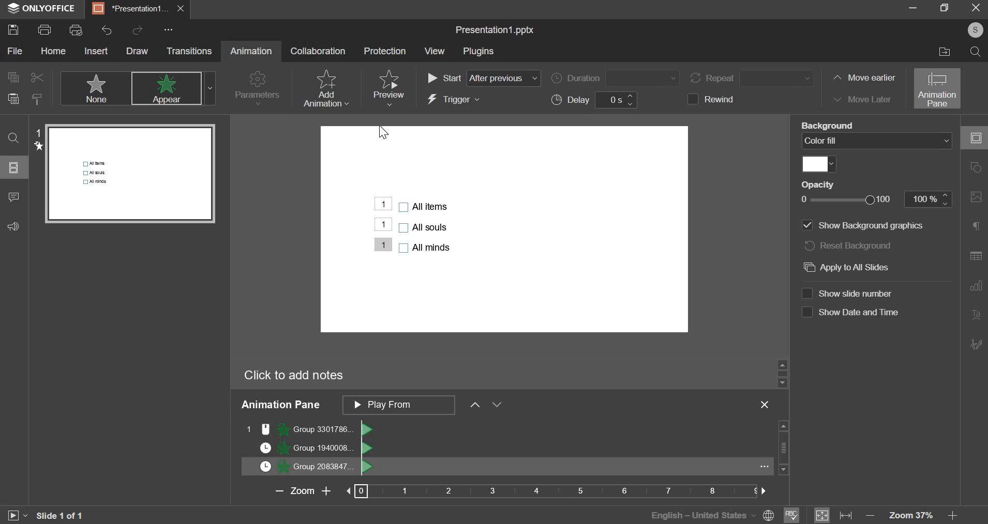 The width and height of the screenshot is (988, 524). Describe the element at coordinates (12, 29) in the screenshot. I see `save` at that location.